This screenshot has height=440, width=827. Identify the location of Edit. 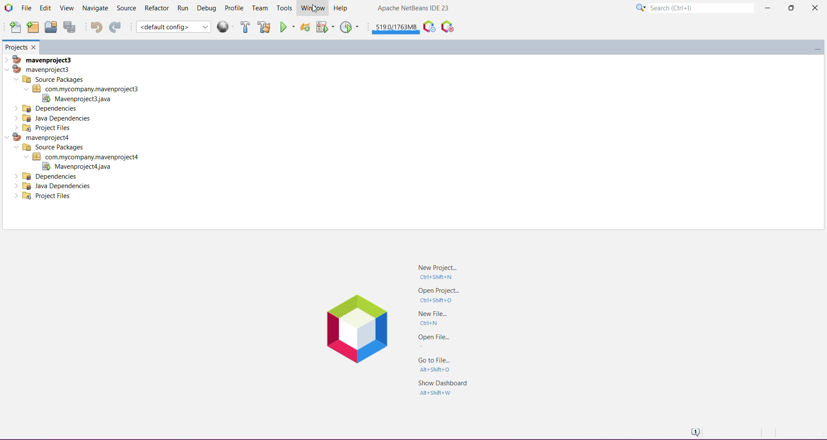
(45, 9).